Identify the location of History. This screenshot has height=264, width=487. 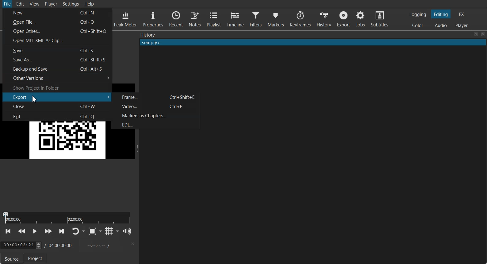
(324, 19).